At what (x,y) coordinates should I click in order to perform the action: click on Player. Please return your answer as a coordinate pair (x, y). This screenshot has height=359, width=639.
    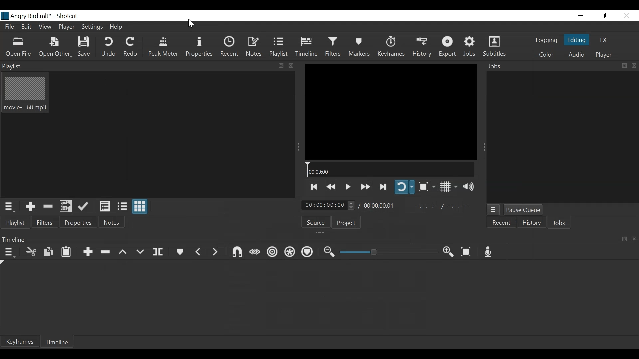
    Looking at the image, I should click on (65, 28).